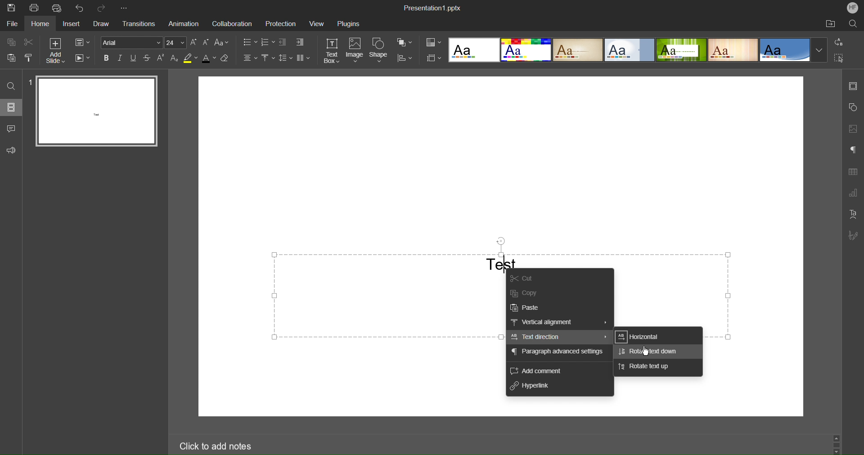 The image size is (864, 455). Describe the element at coordinates (501, 263) in the screenshot. I see `Test` at that location.